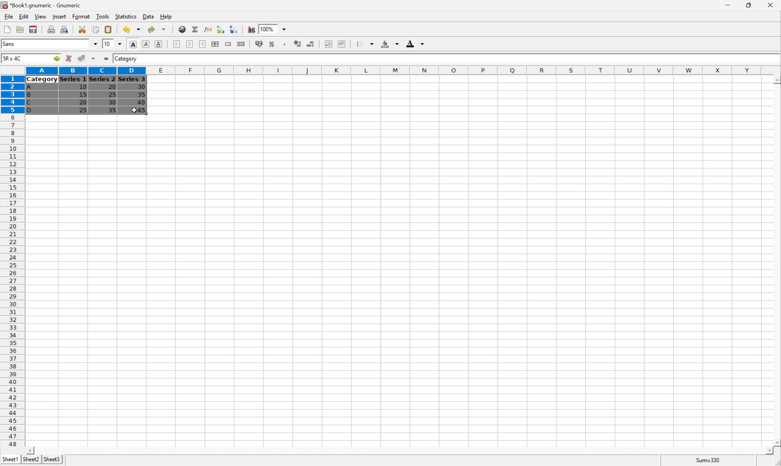 The width and height of the screenshot is (781, 466). Describe the element at coordinates (31, 459) in the screenshot. I see `Sheet2` at that location.